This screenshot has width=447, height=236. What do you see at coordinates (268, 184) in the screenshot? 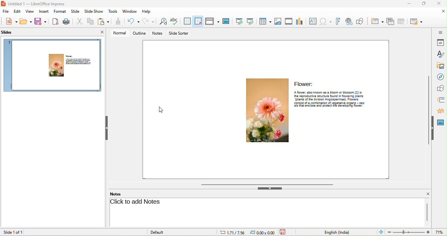
I see `horizontal scroll bar` at bounding box center [268, 184].